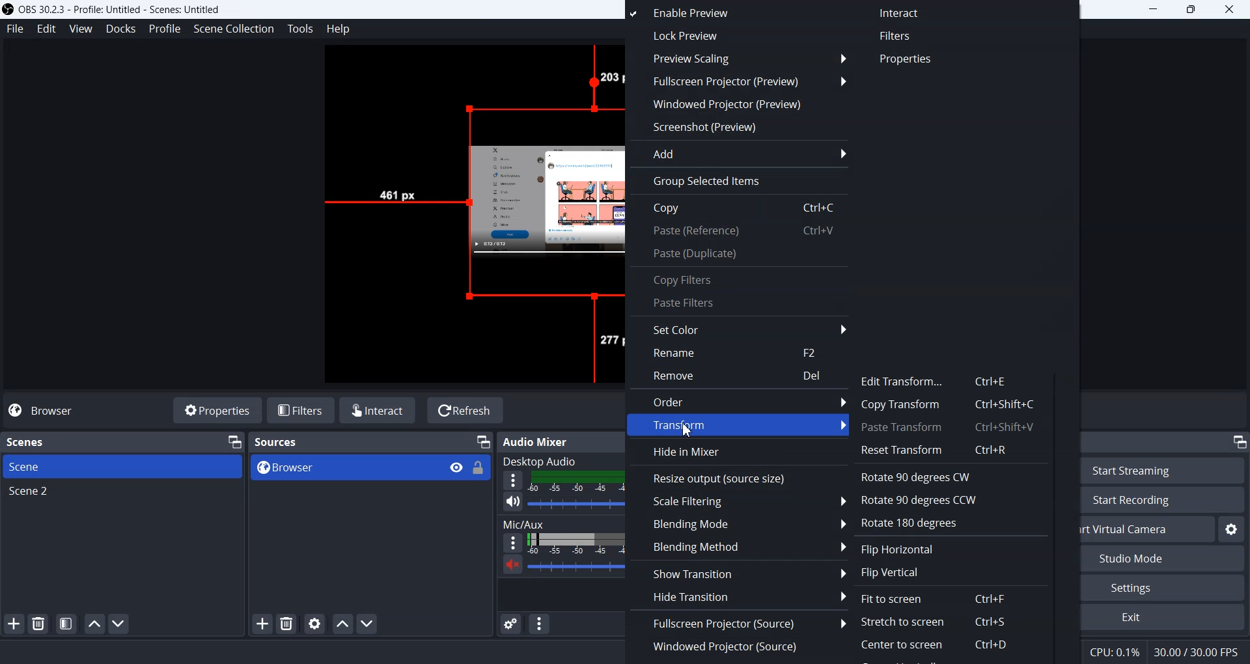  I want to click on Center to screen, so click(955, 650).